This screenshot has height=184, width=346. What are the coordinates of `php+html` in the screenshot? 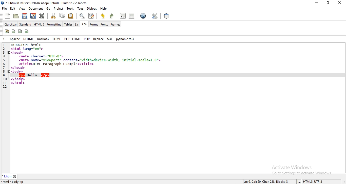 It's located at (72, 38).